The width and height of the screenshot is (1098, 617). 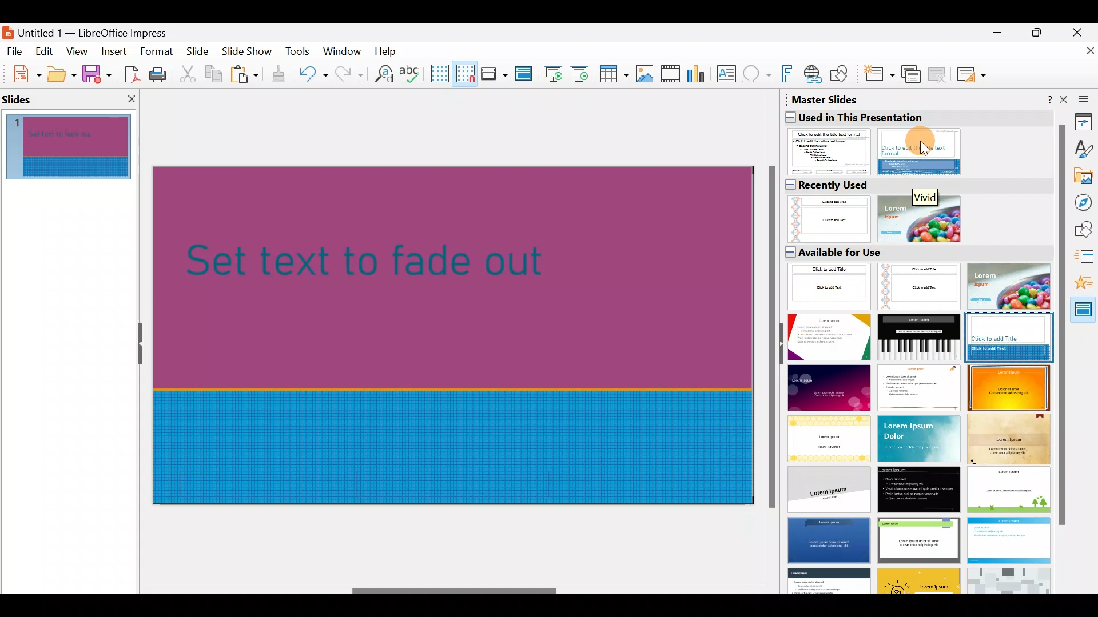 What do you see at coordinates (459, 334) in the screenshot?
I see `Presentation slide` at bounding box center [459, 334].